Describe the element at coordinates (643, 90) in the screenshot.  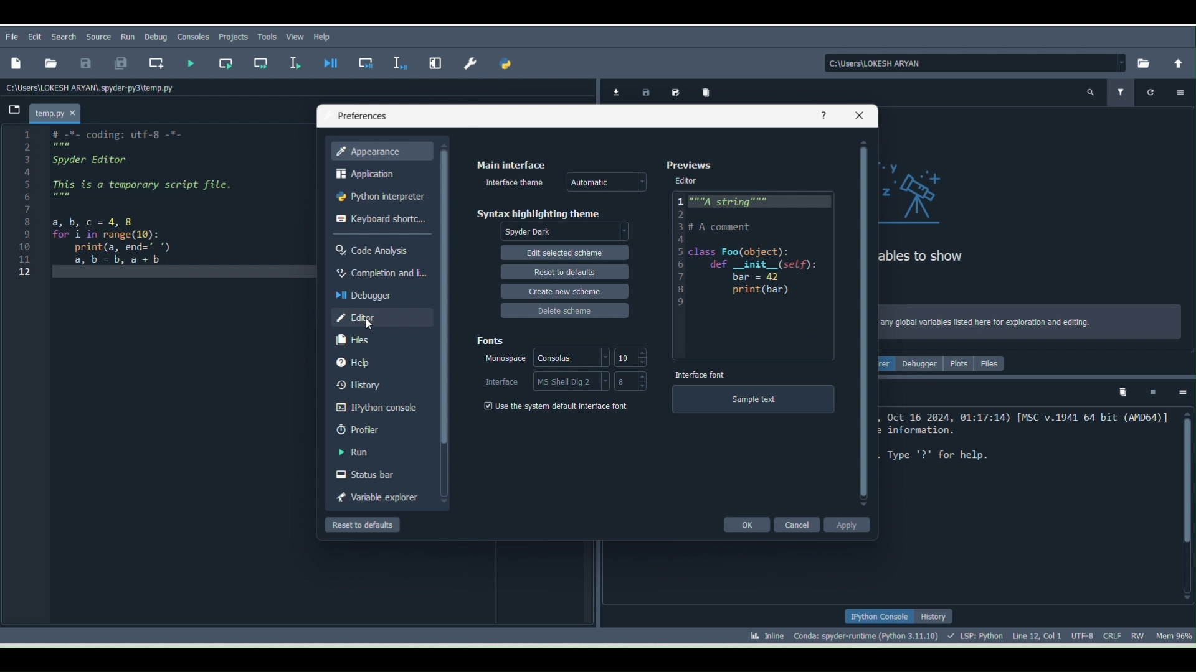
I see `Save data` at that location.